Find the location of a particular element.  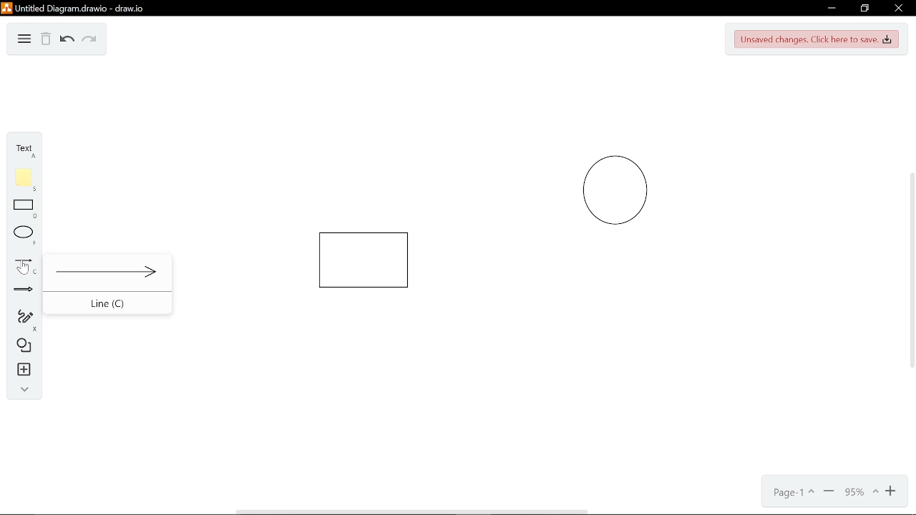

Minimize is located at coordinates (832, 8).